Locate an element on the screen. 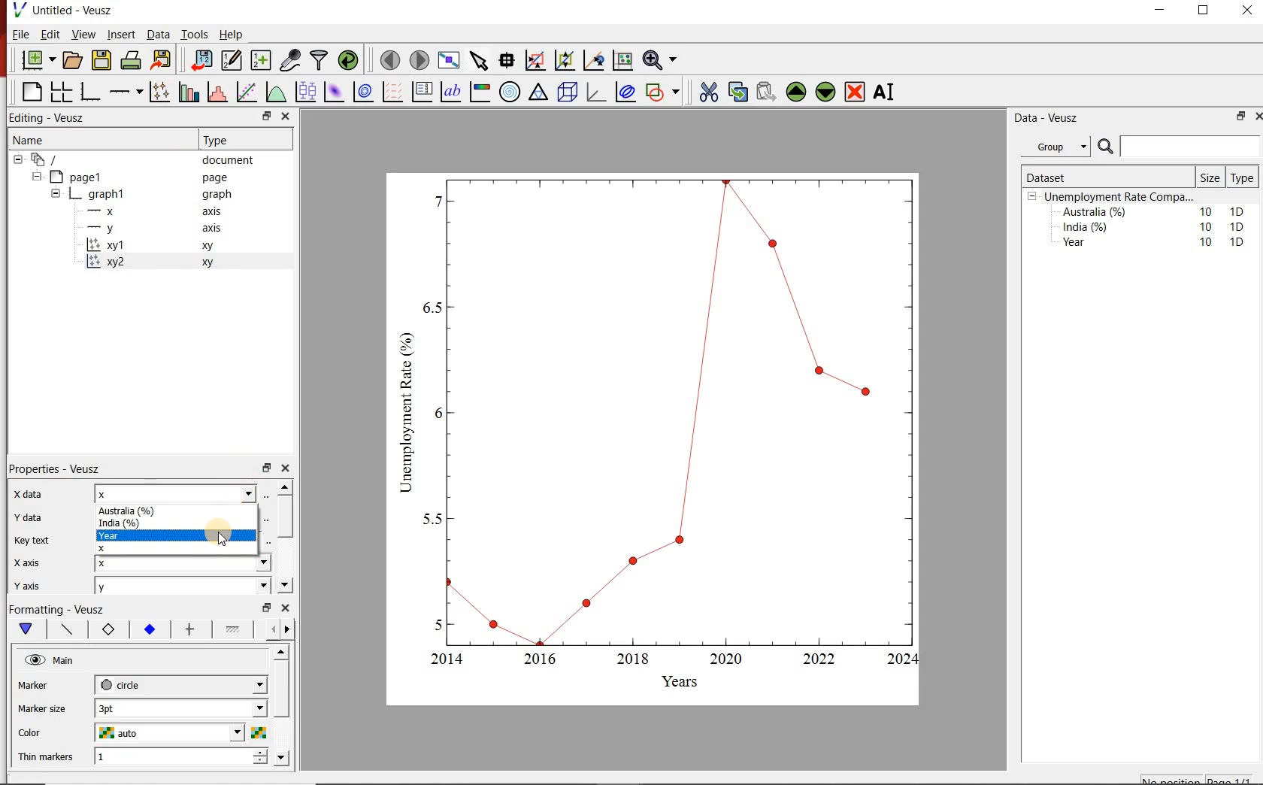 The height and width of the screenshot is (785, 1263). choose color is located at coordinates (258, 732).